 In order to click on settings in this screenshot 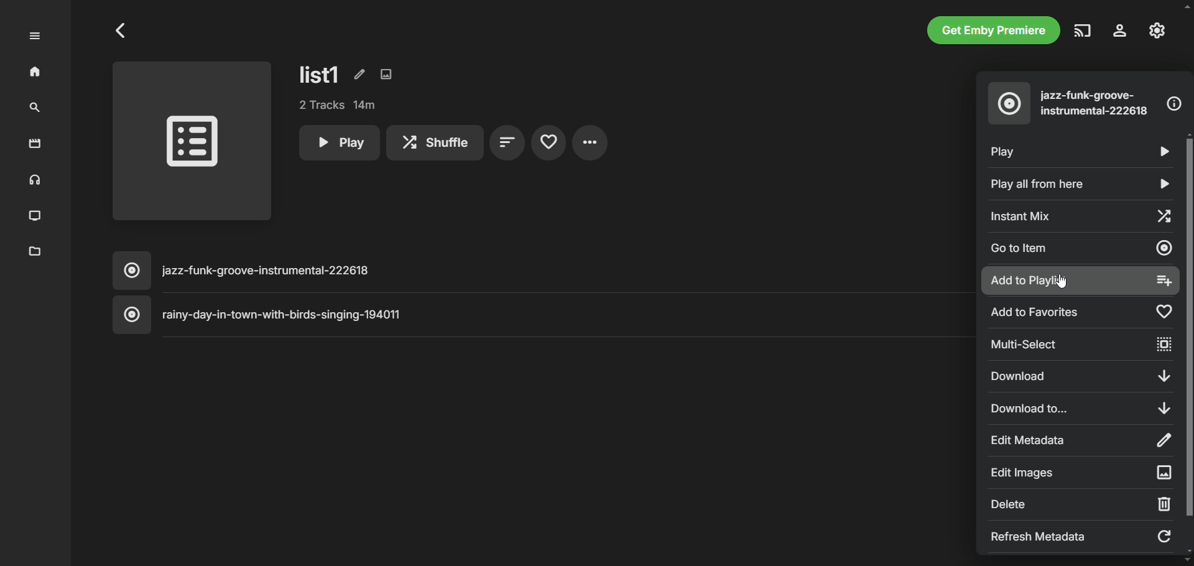, I will do `click(590, 142)`.